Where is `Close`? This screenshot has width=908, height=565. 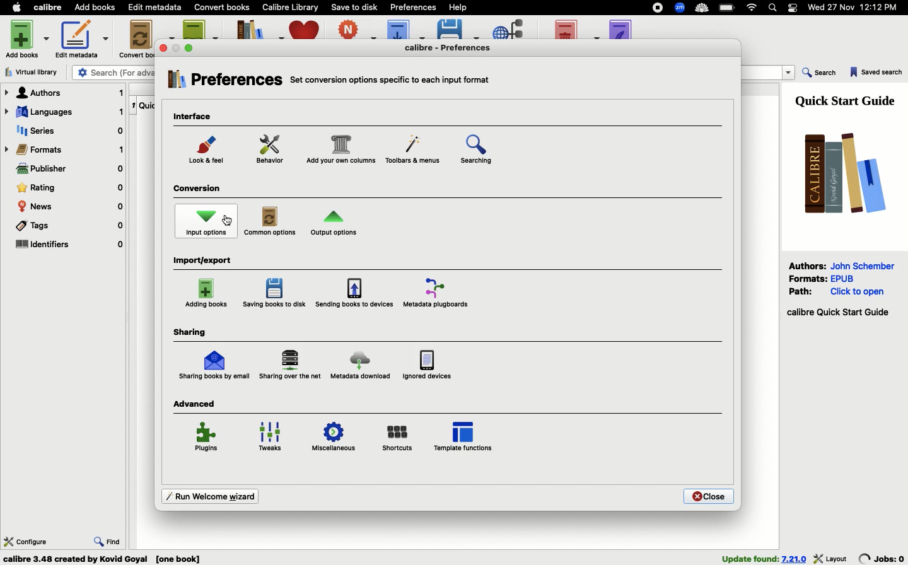 Close is located at coordinates (708, 496).